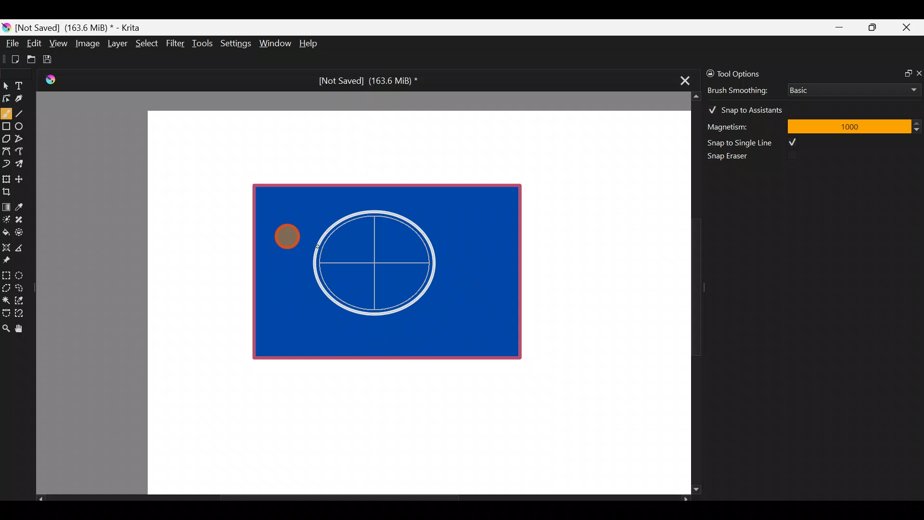  Describe the element at coordinates (87, 43) in the screenshot. I see `Image` at that location.